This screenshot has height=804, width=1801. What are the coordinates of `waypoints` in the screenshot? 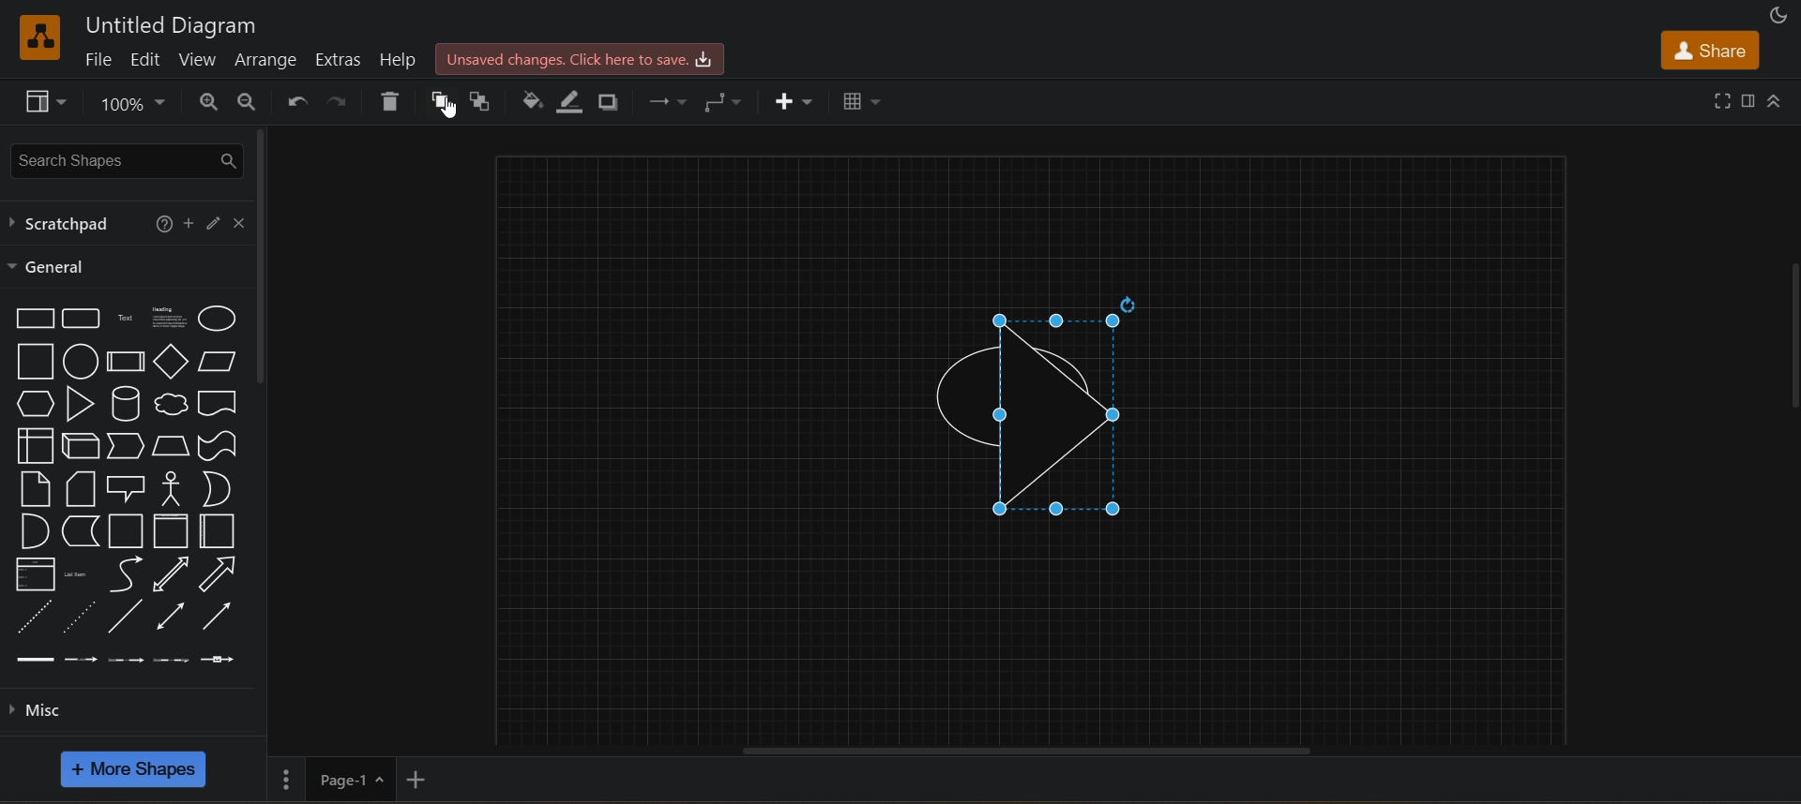 It's located at (730, 103).